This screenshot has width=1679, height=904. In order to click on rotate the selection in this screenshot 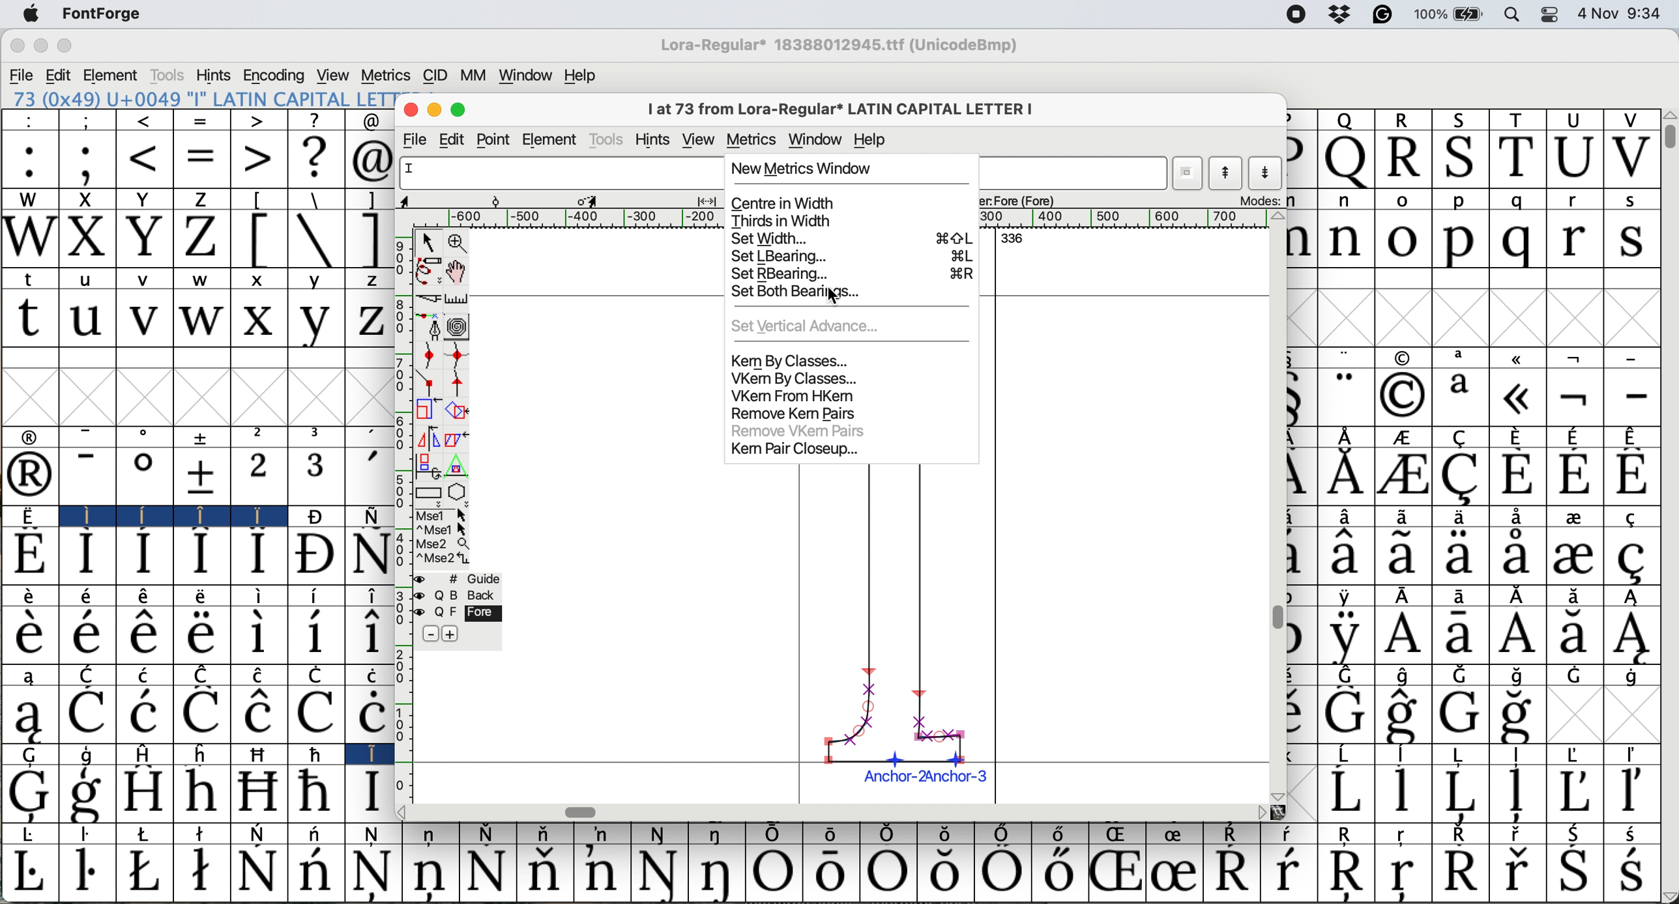, I will do `click(456, 410)`.